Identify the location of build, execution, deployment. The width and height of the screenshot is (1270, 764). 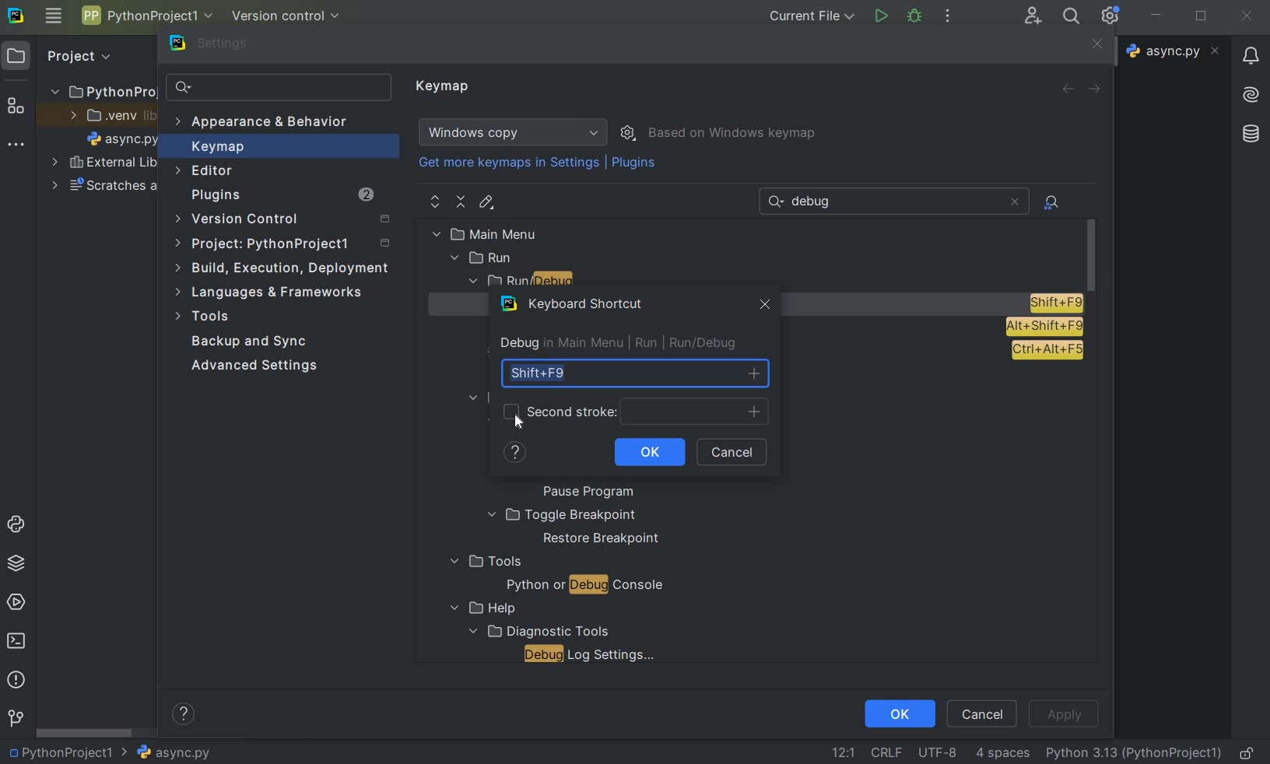
(283, 268).